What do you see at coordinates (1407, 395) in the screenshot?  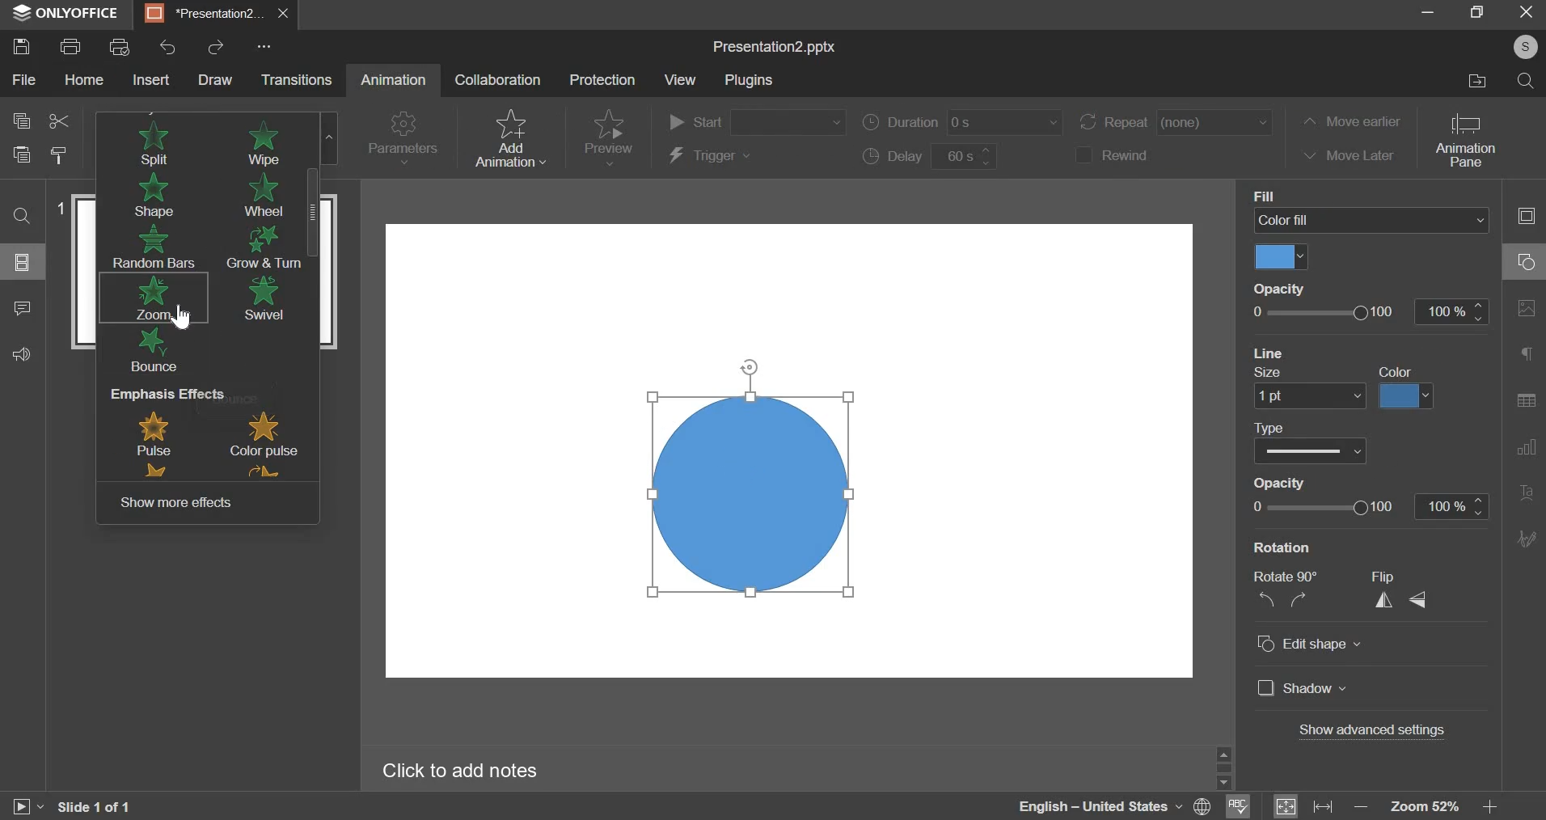 I see `line color` at bounding box center [1407, 395].